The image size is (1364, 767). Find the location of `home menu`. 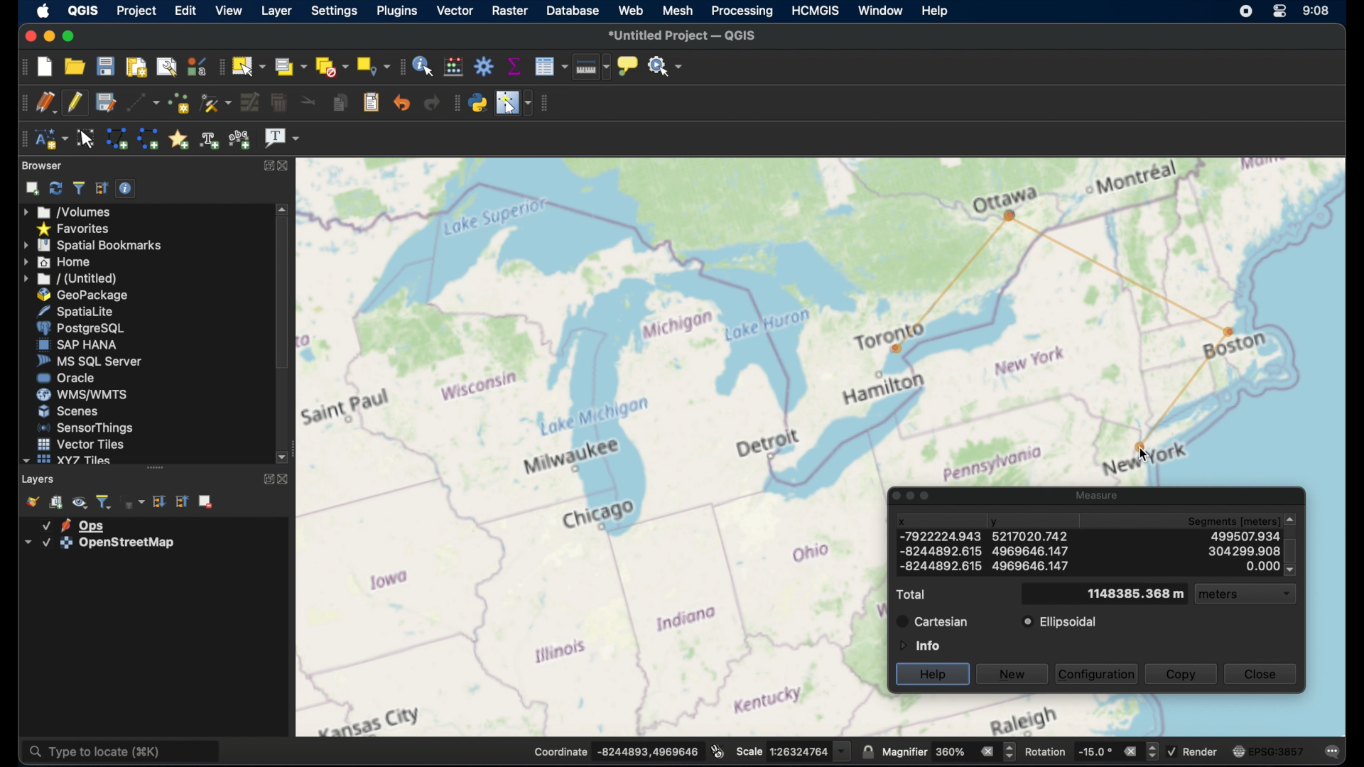

home menu is located at coordinates (63, 261).